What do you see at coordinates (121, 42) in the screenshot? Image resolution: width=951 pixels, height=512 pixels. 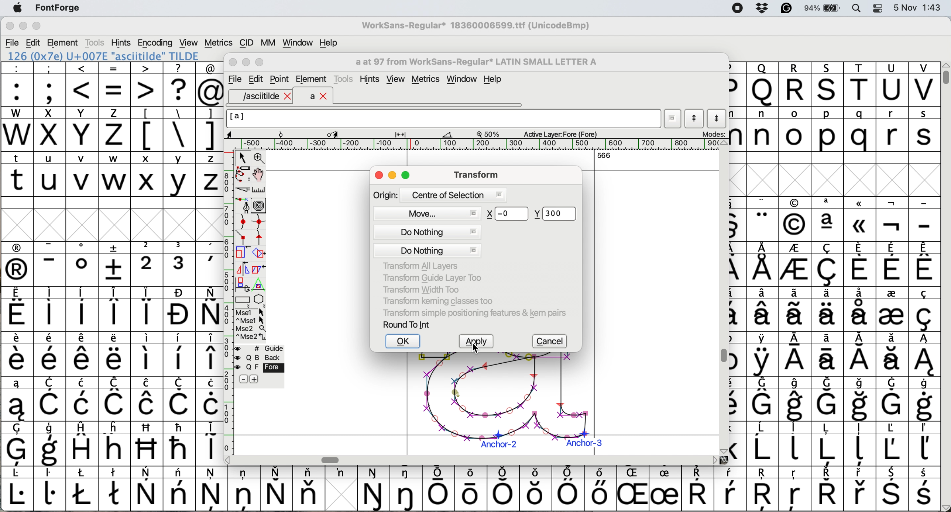 I see `hints` at bounding box center [121, 42].